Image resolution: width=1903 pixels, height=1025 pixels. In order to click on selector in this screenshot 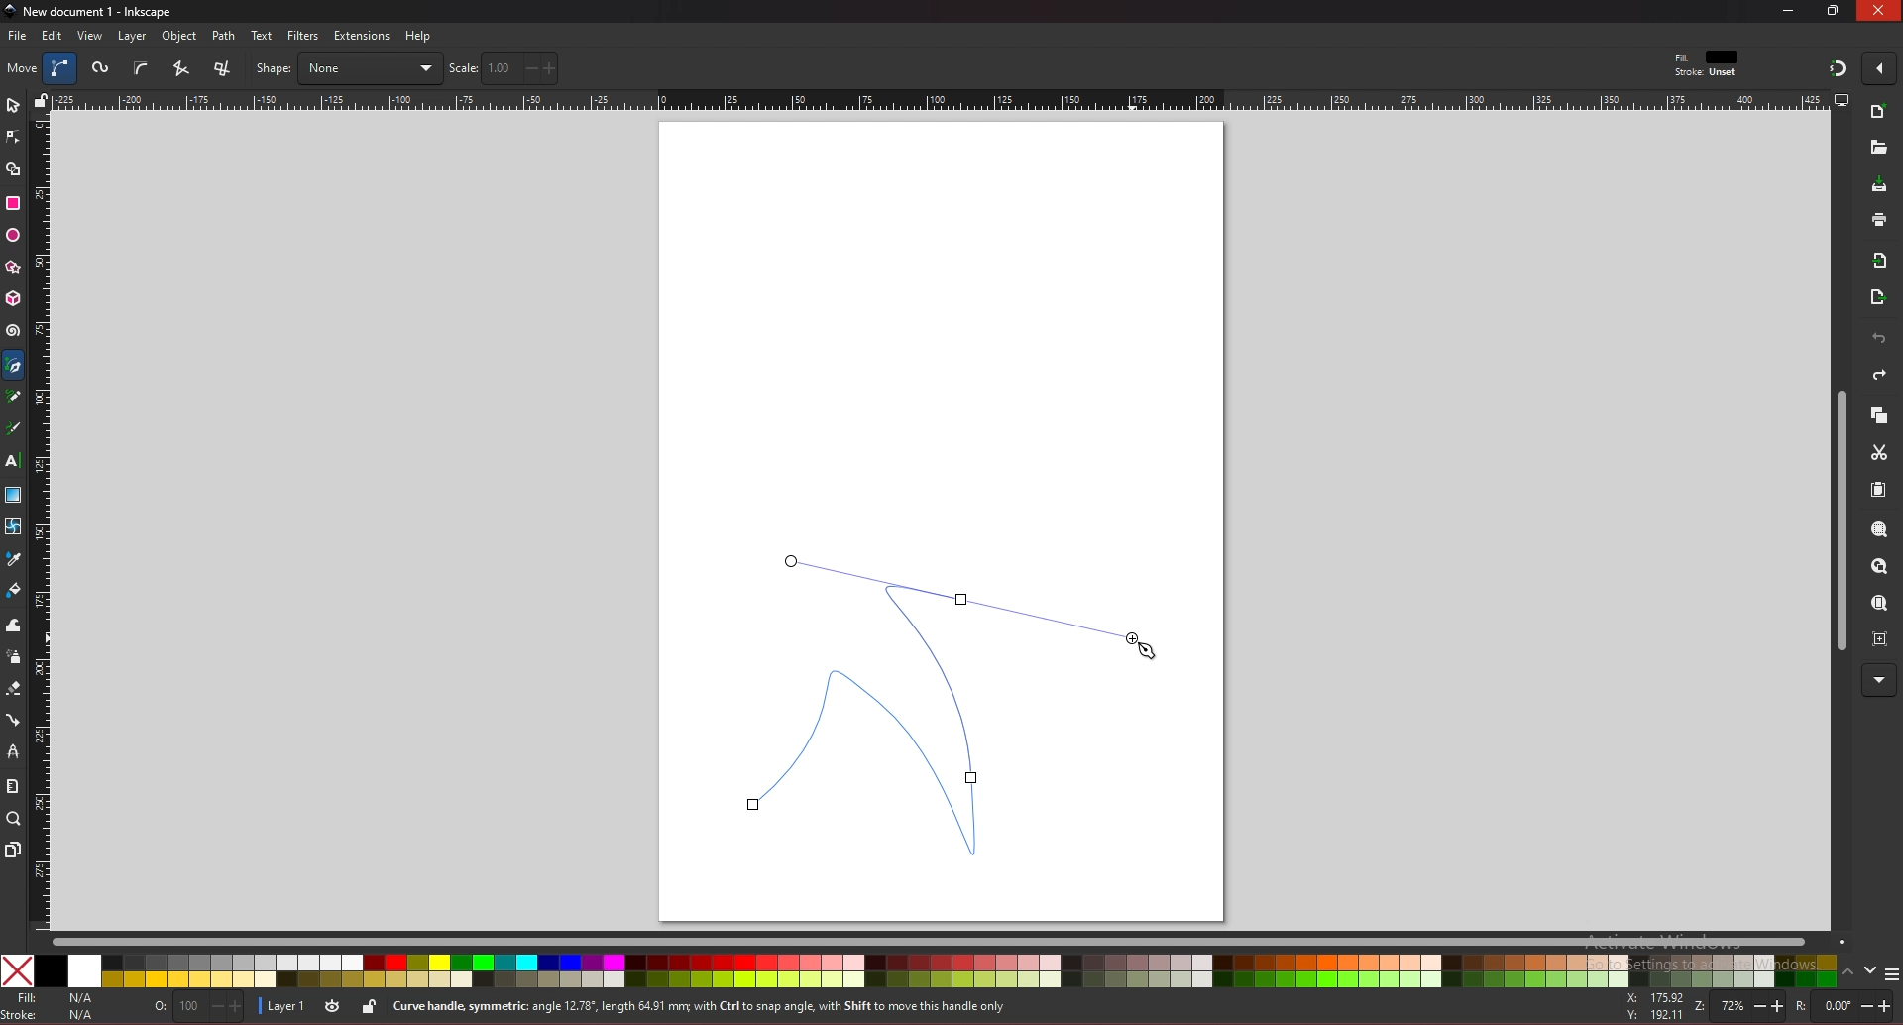, I will do `click(13, 105)`.